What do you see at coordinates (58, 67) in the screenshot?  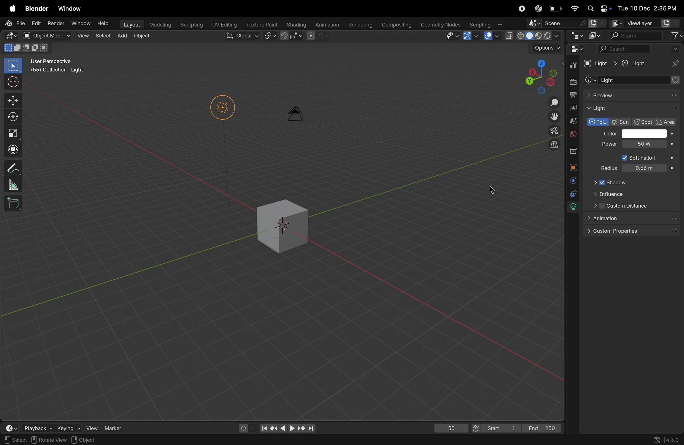 I see `User perspective` at bounding box center [58, 67].